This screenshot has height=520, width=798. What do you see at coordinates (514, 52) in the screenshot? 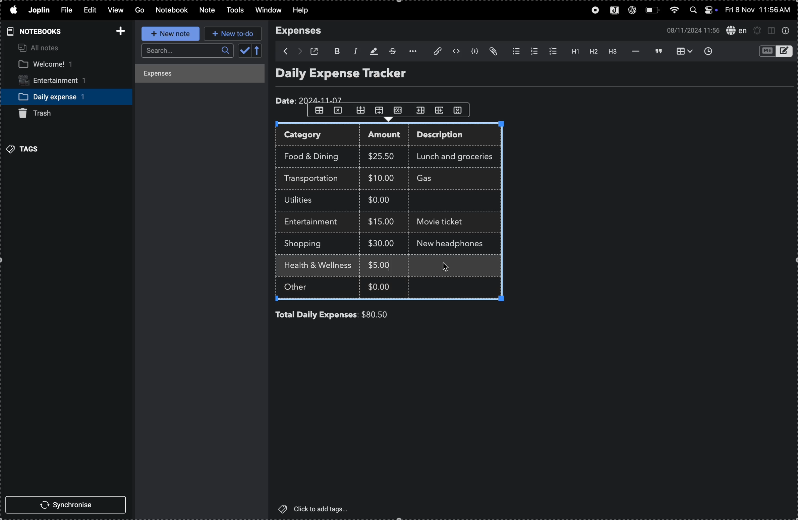
I see `bulletlist` at bounding box center [514, 52].